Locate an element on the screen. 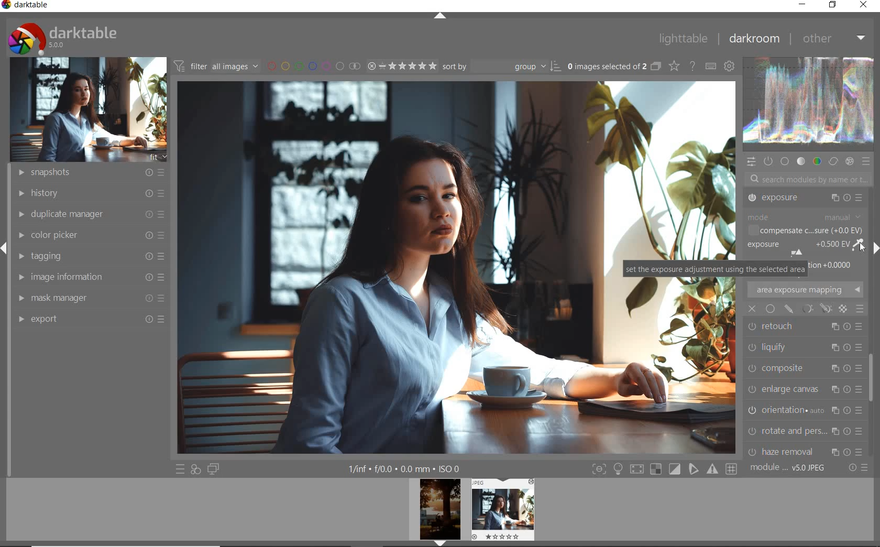 The width and height of the screenshot is (880, 547). IMAGE INFORMATION is located at coordinates (89, 277).